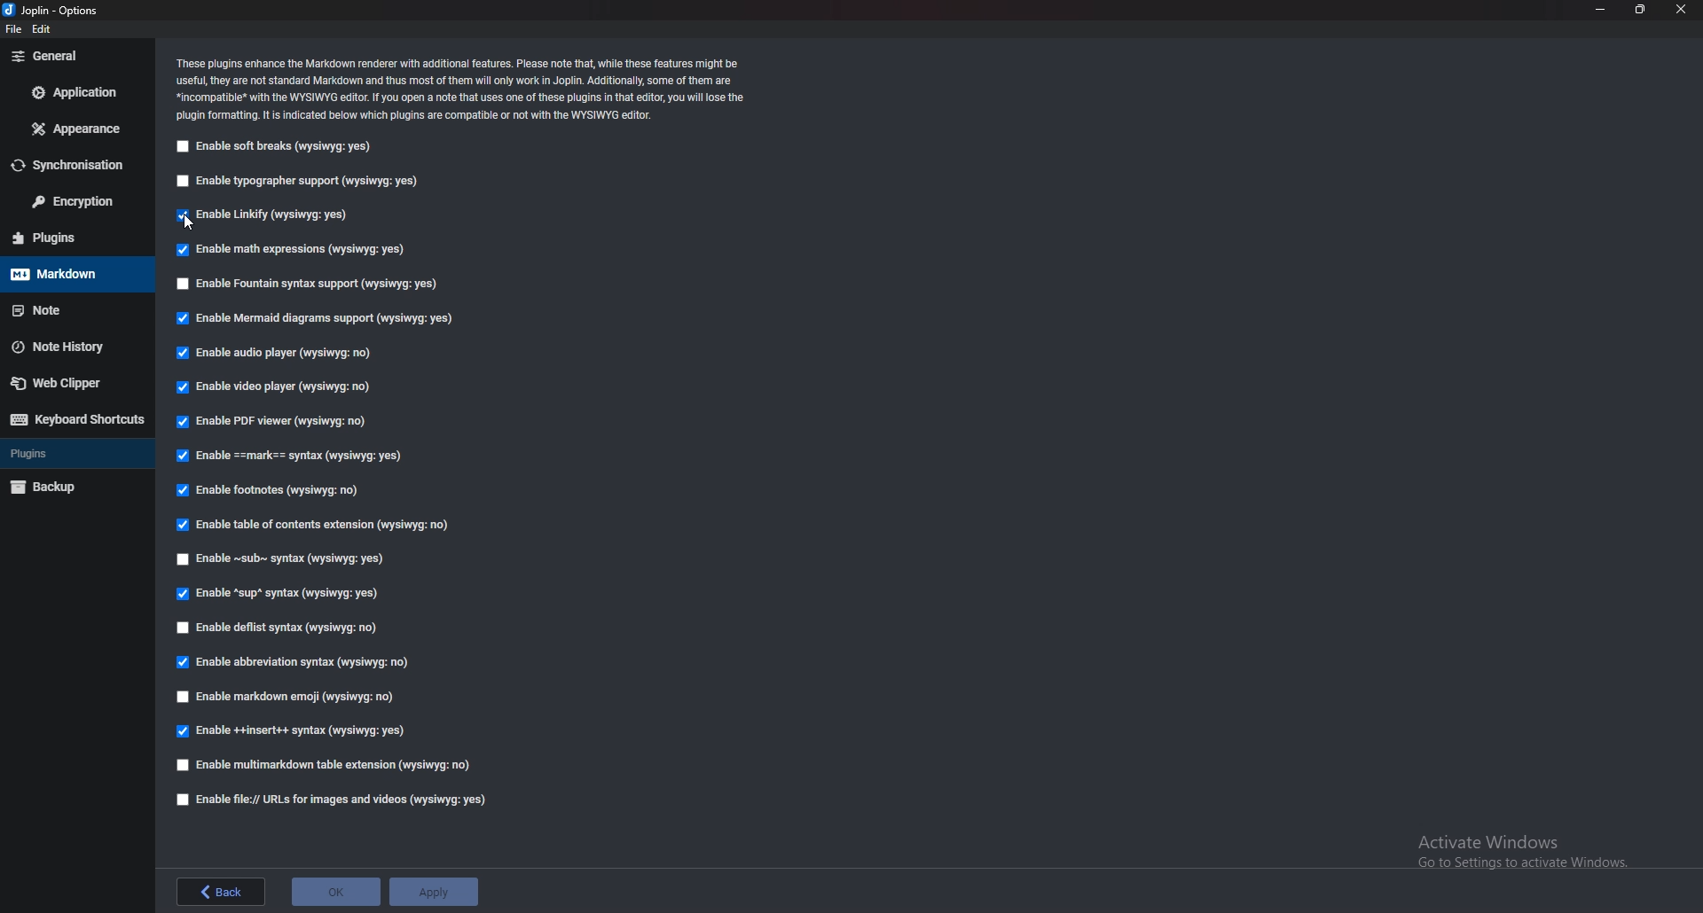  What do you see at coordinates (75, 385) in the screenshot?
I see `Webclipper` at bounding box center [75, 385].